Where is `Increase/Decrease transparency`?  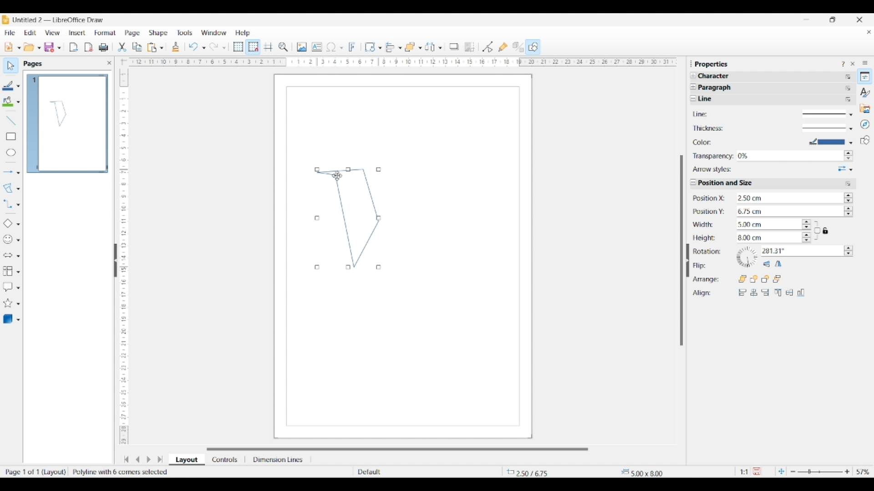 Increase/Decrease transparency is located at coordinates (848, 156).